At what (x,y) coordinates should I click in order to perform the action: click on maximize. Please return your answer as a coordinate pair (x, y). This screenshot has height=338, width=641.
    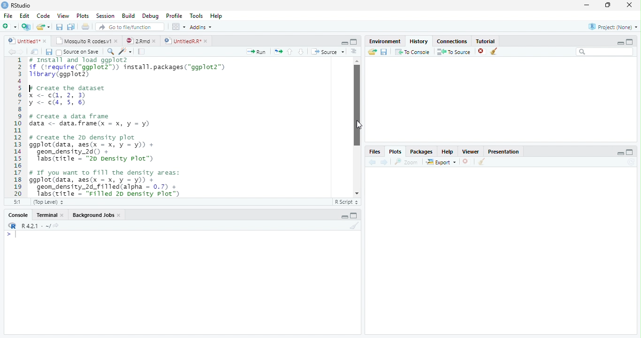
    Looking at the image, I should click on (355, 215).